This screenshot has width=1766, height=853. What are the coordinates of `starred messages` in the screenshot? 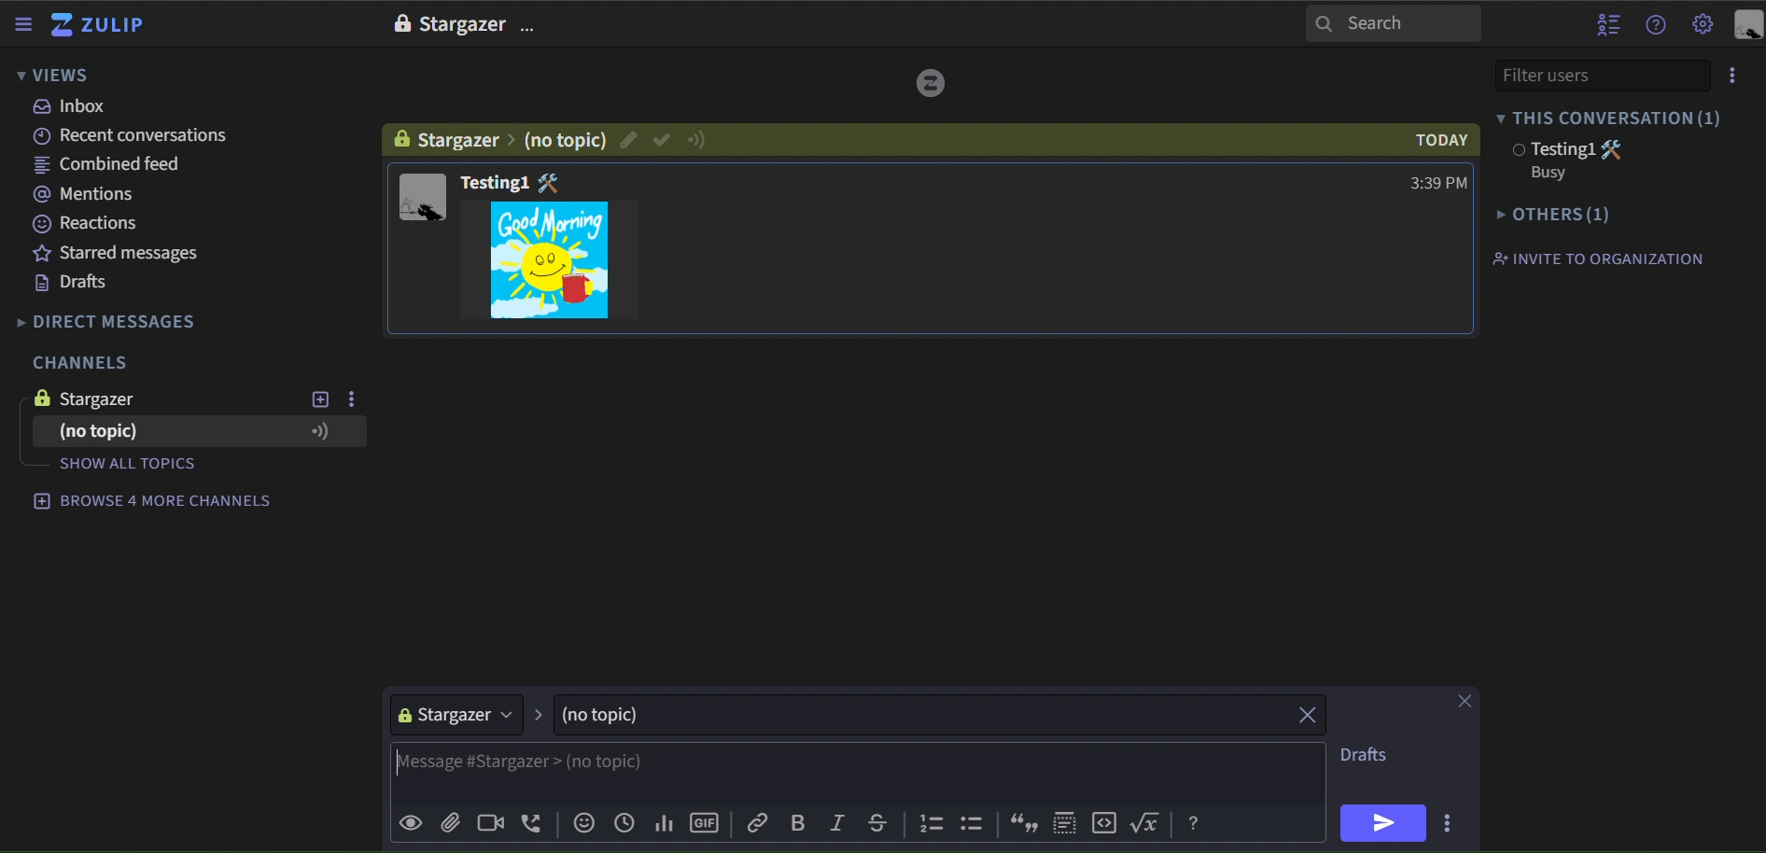 It's located at (119, 252).